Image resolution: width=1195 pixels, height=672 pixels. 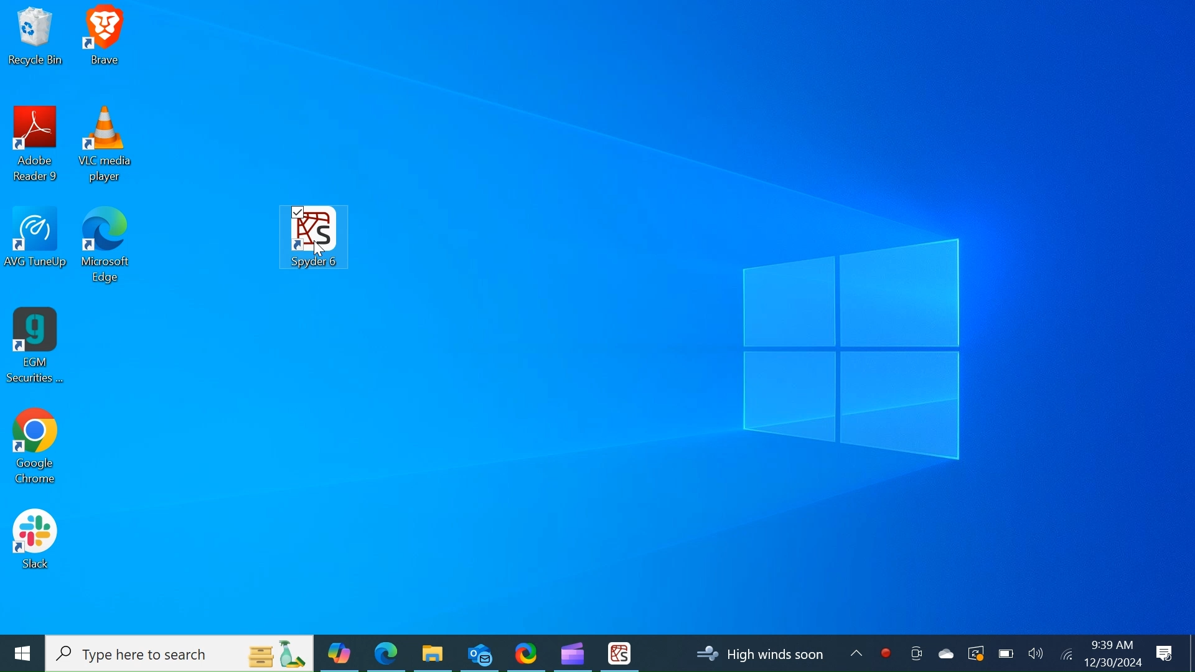 What do you see at coordinates (37, 147) in the screenshot?
I see `Adobe Reader Desktop Icon` at bounding box center [37, 147].